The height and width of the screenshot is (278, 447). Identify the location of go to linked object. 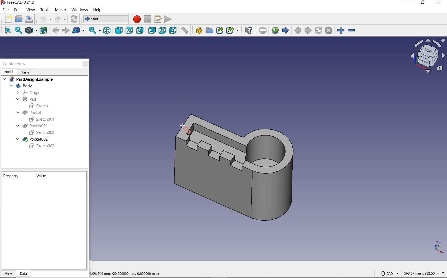
(78, 31).